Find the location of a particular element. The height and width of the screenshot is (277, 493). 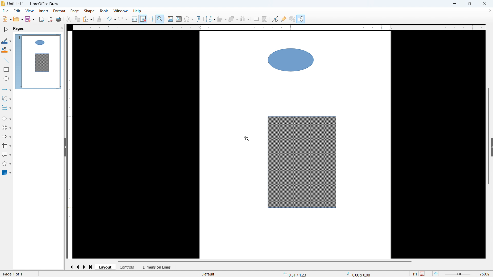

Transformations  is located at coordinates (210, 19).